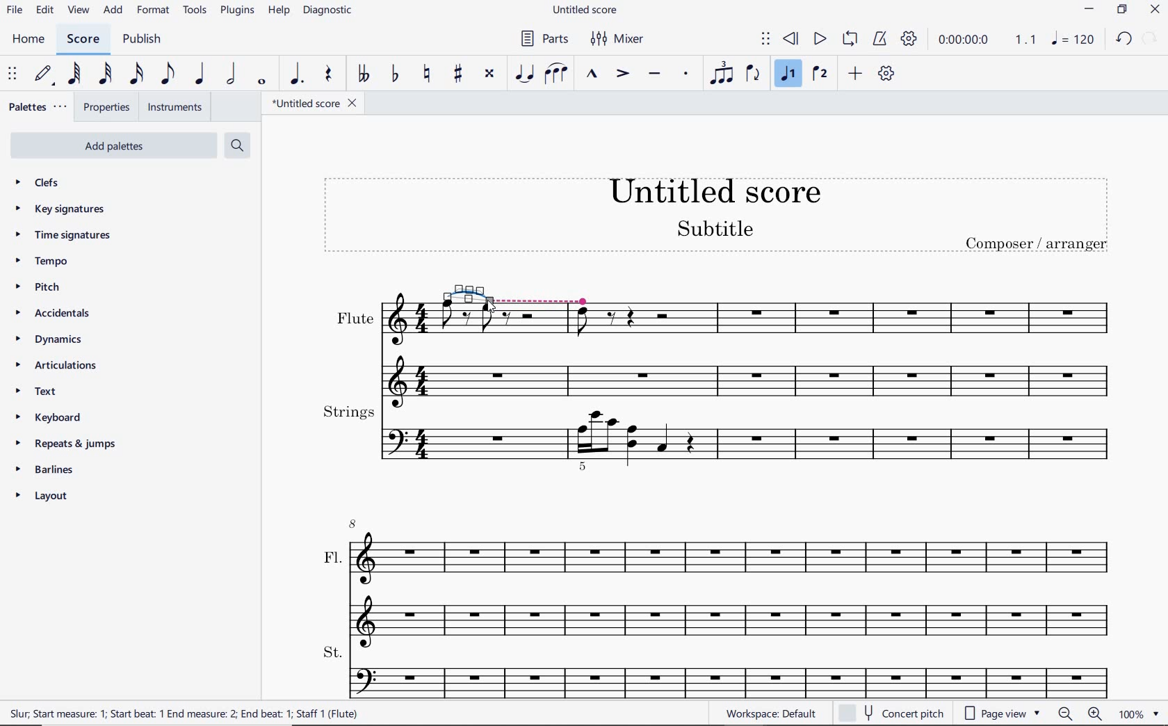  What do you see at coordinates (78, 10) in the screenshot?
I see `view` at bounding box center [78, 10].